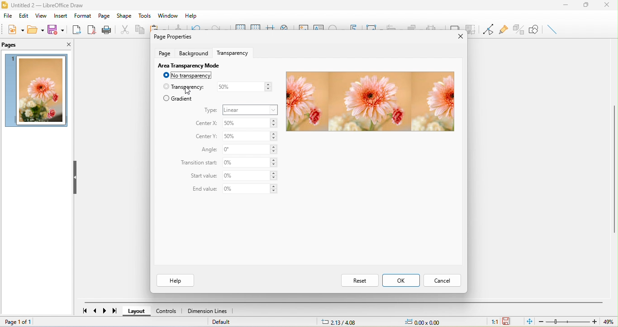  What do you see at coordinates (83, 15) in the screenshot?
I see `format` at bounding box center [83, 15].